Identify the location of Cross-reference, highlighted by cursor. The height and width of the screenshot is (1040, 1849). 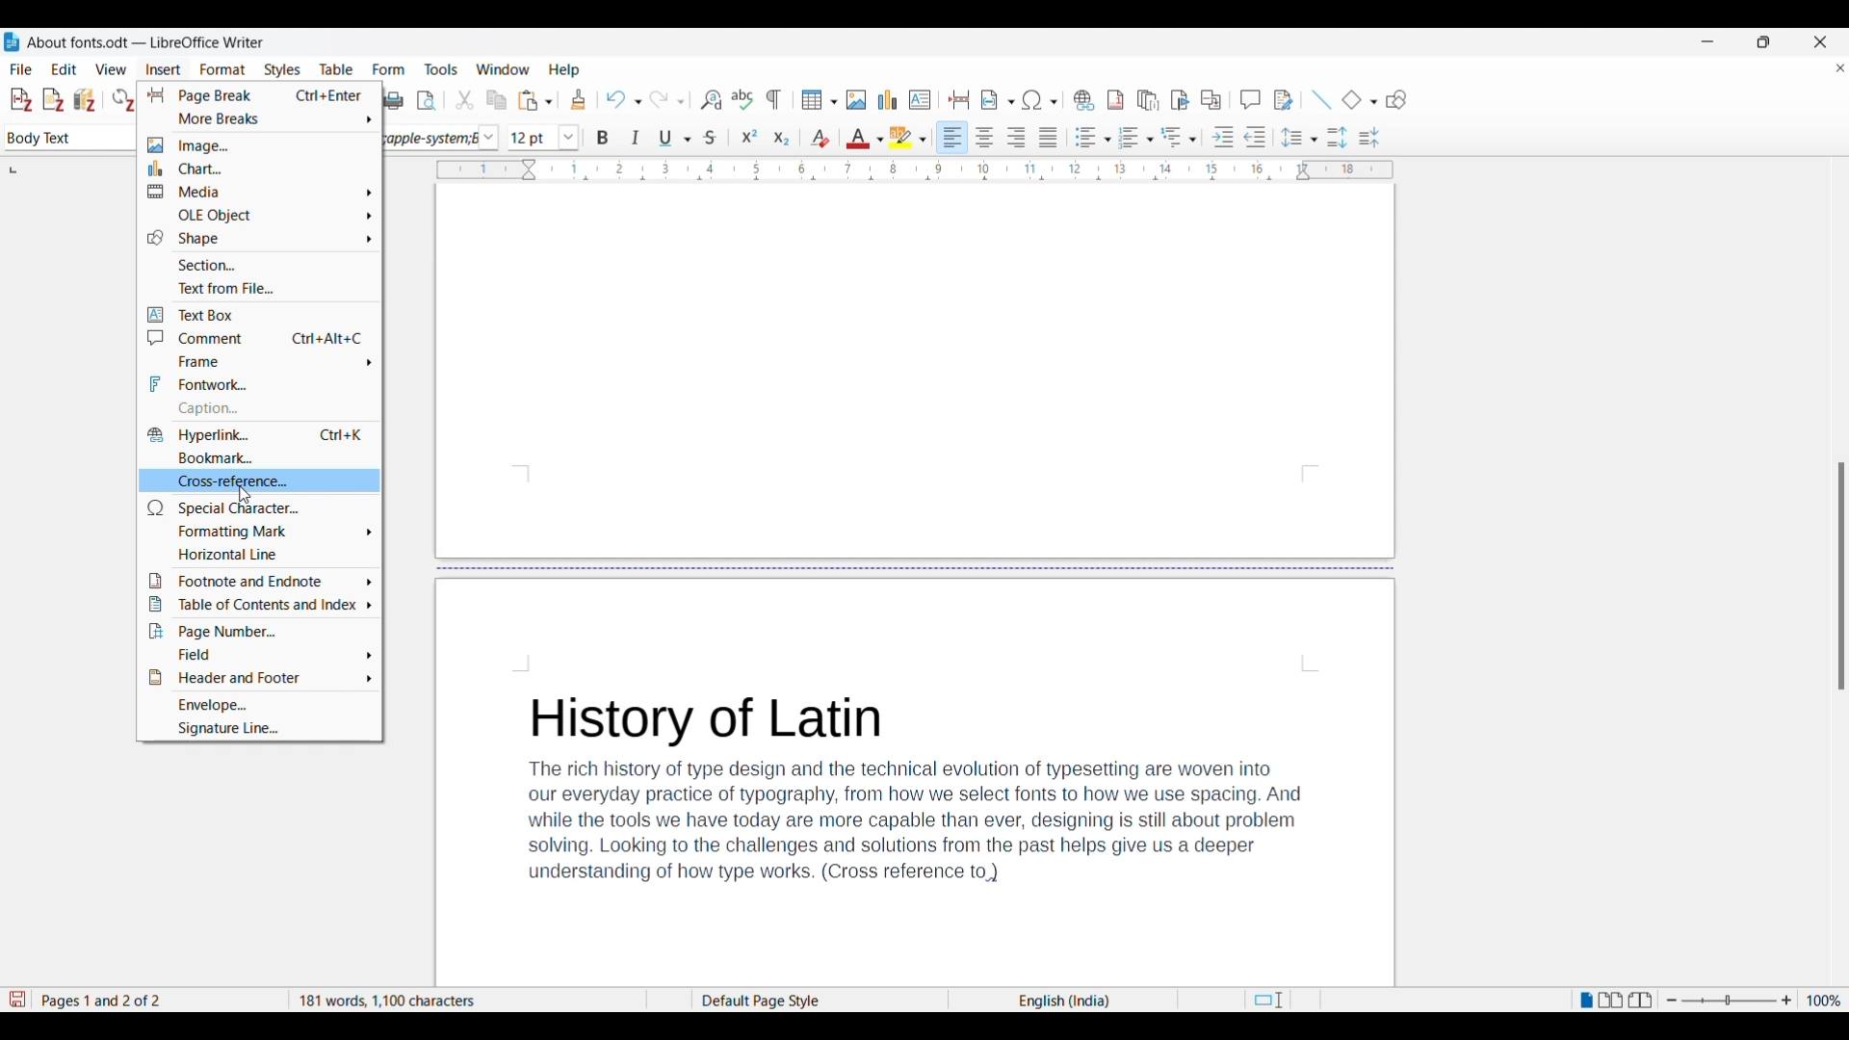
(259, 481).